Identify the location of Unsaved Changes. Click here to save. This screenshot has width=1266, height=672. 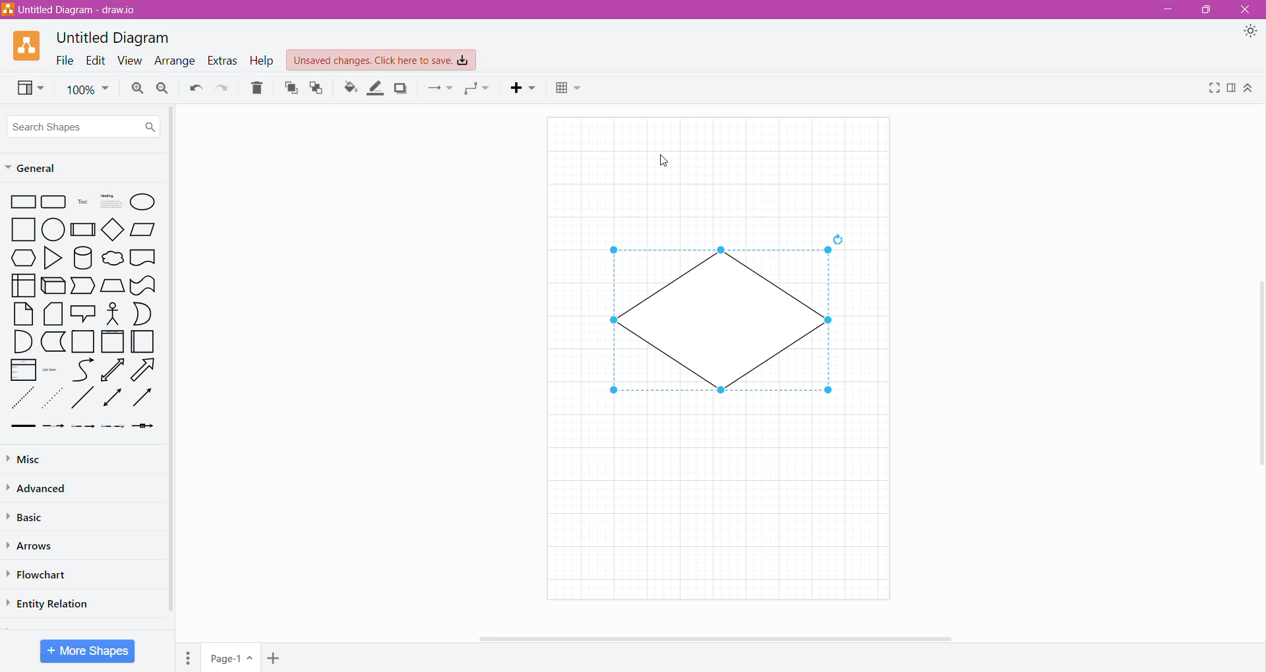
(382, 60).